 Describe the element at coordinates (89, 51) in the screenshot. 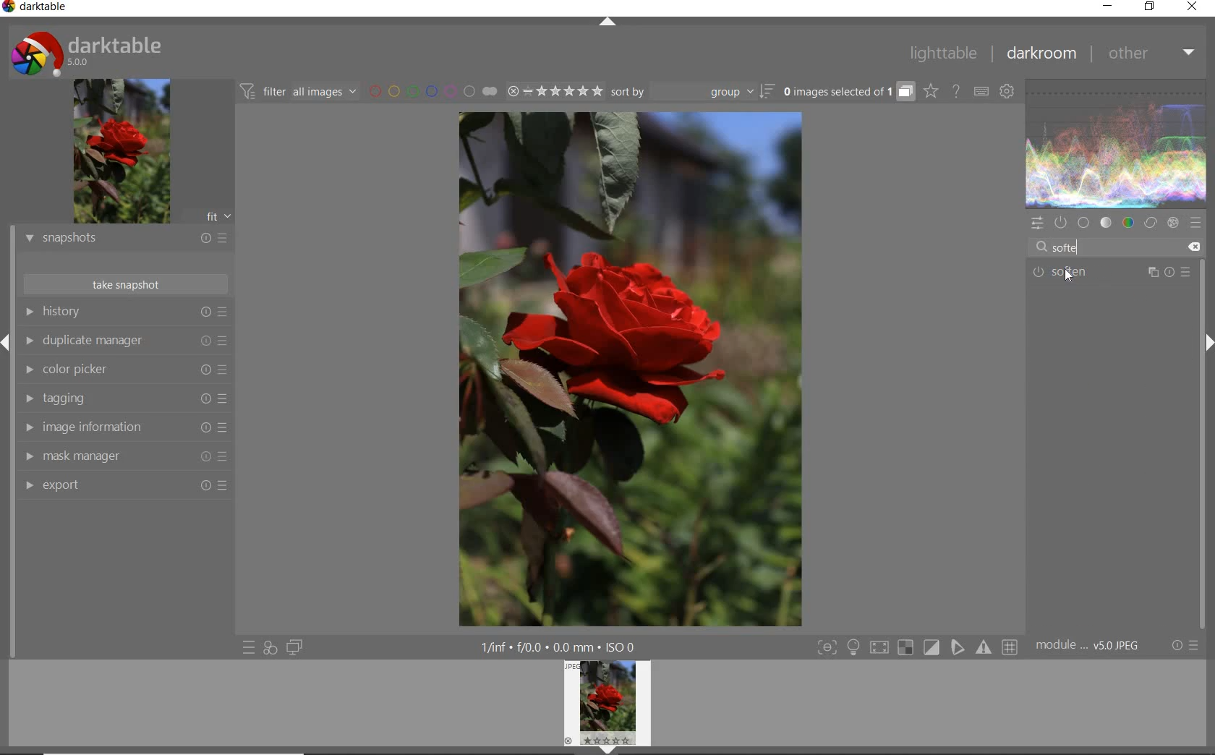

I see `system logo` at that location.